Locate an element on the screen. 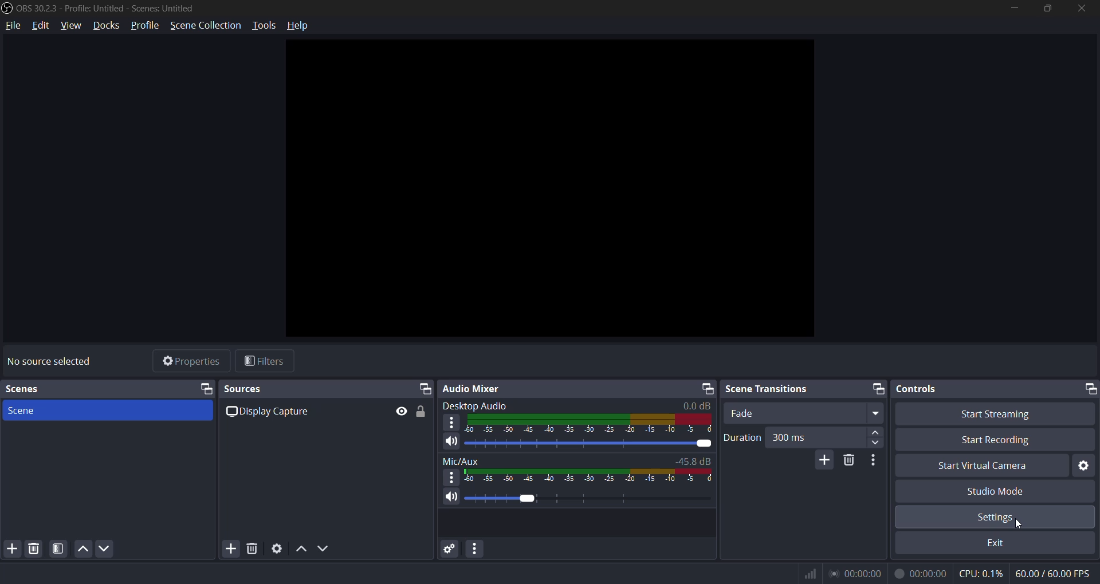 The width and height of the screenshot is (1100, 584). volume is located at coordinates (590, 499).